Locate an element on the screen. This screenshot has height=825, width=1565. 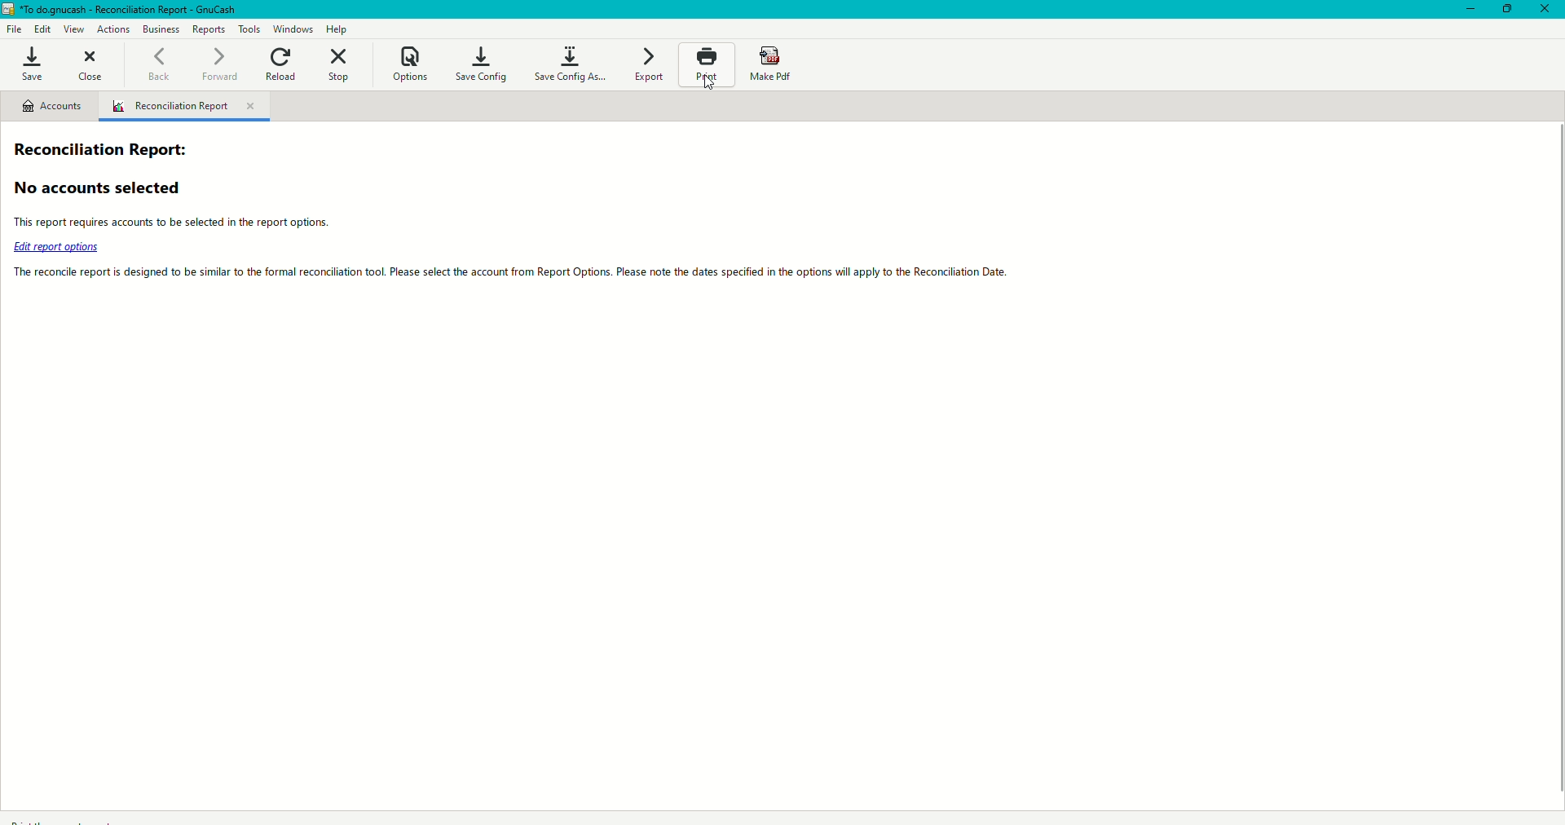
cursor is located at coordinates (710, 90).